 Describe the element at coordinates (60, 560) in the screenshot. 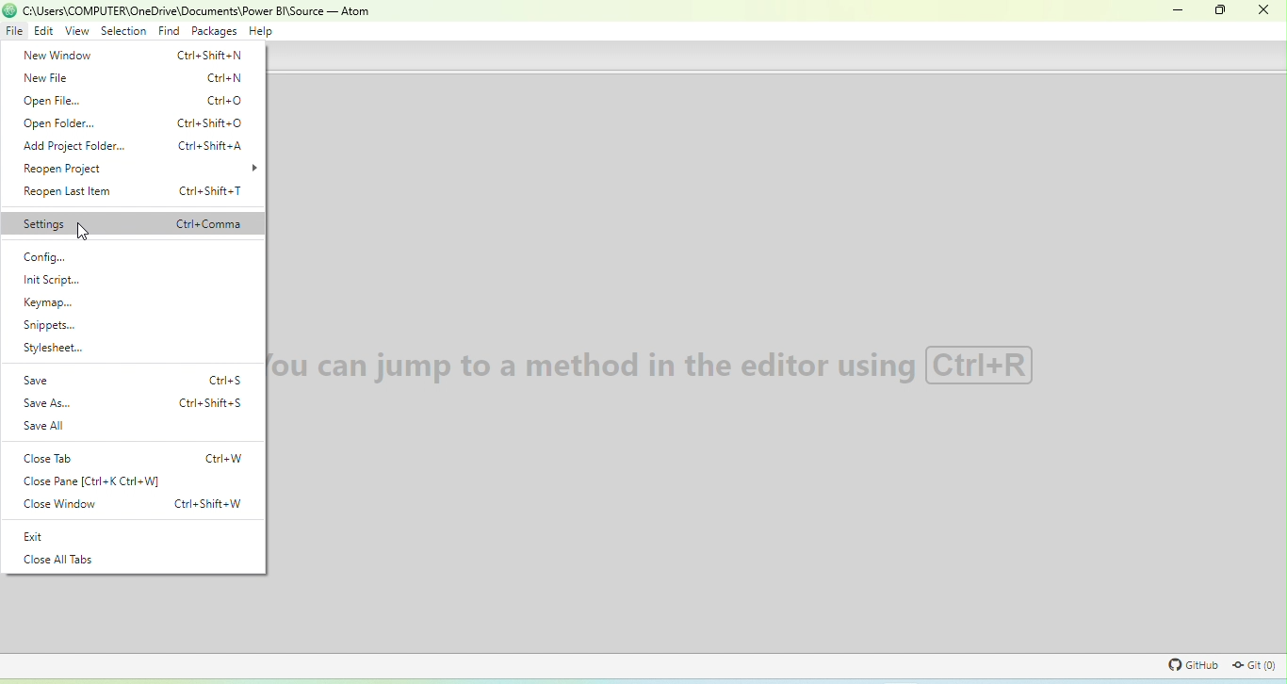

I see `close all tabs` at that location.